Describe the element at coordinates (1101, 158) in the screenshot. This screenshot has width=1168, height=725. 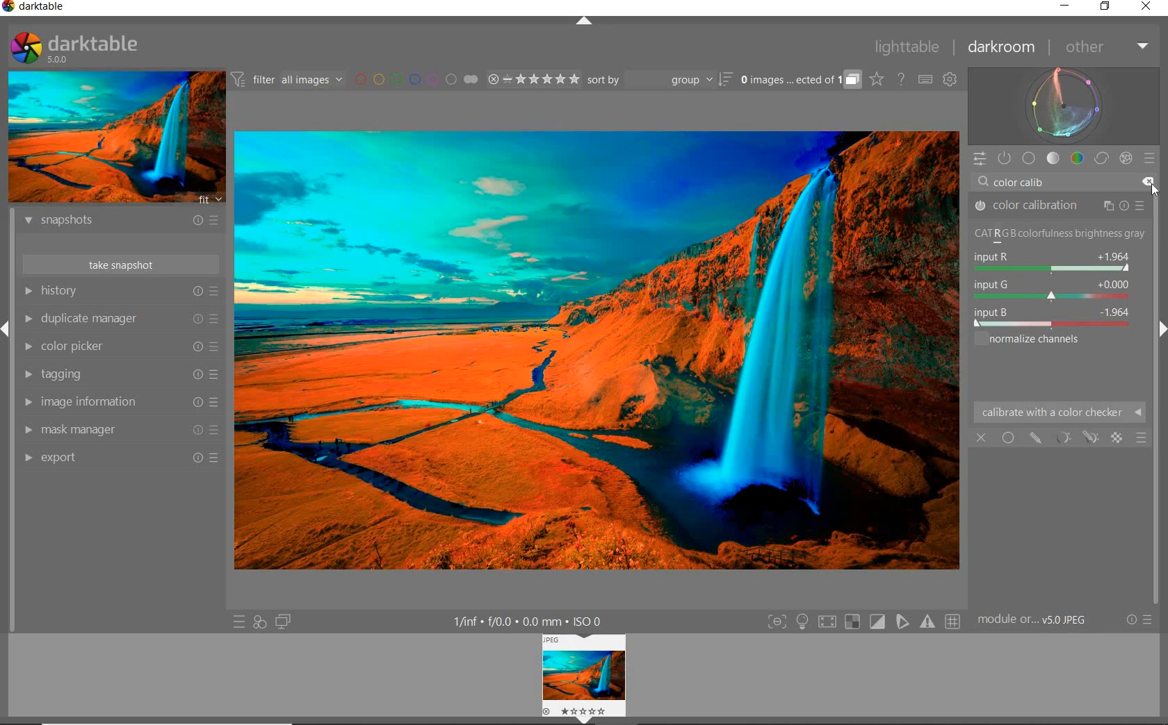
I see `correct` at that location.